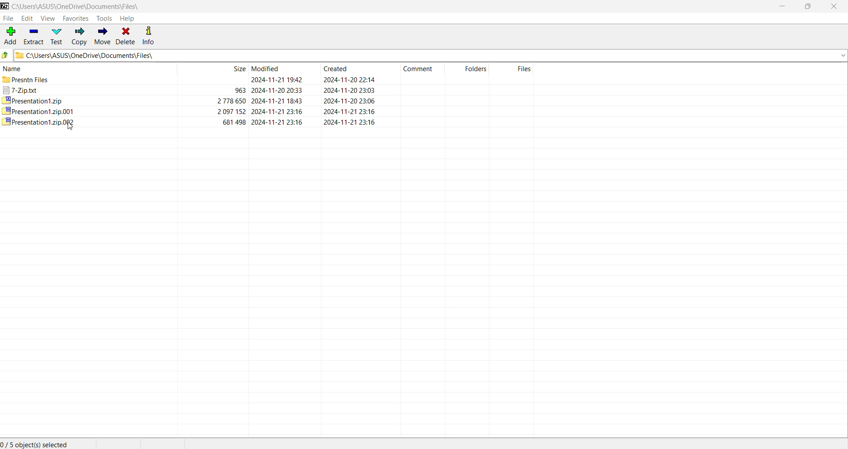  What do you see at coordinates (515, 68) in the screenshot?
I see `Files` at bounding box center [515, 68].